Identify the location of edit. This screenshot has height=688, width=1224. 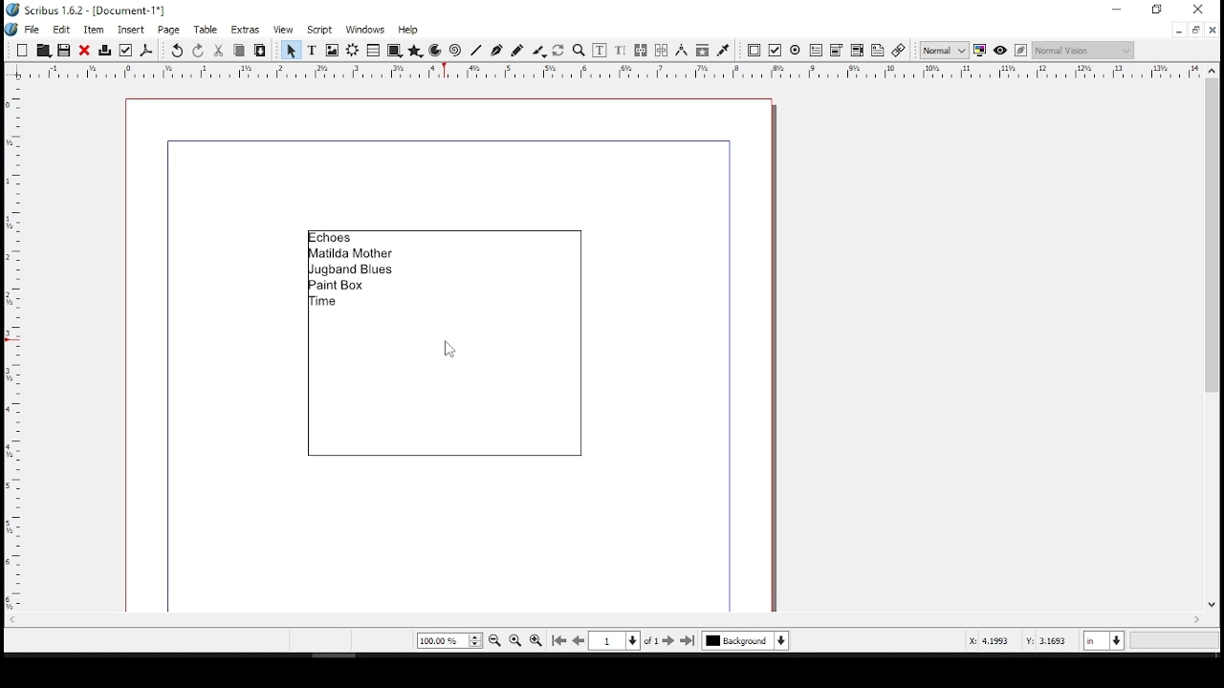
(62, 29).